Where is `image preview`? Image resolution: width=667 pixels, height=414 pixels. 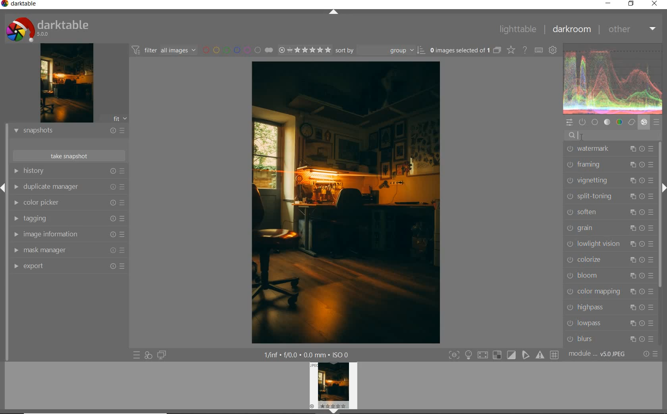
image preview is located at coordinates (333, 388).